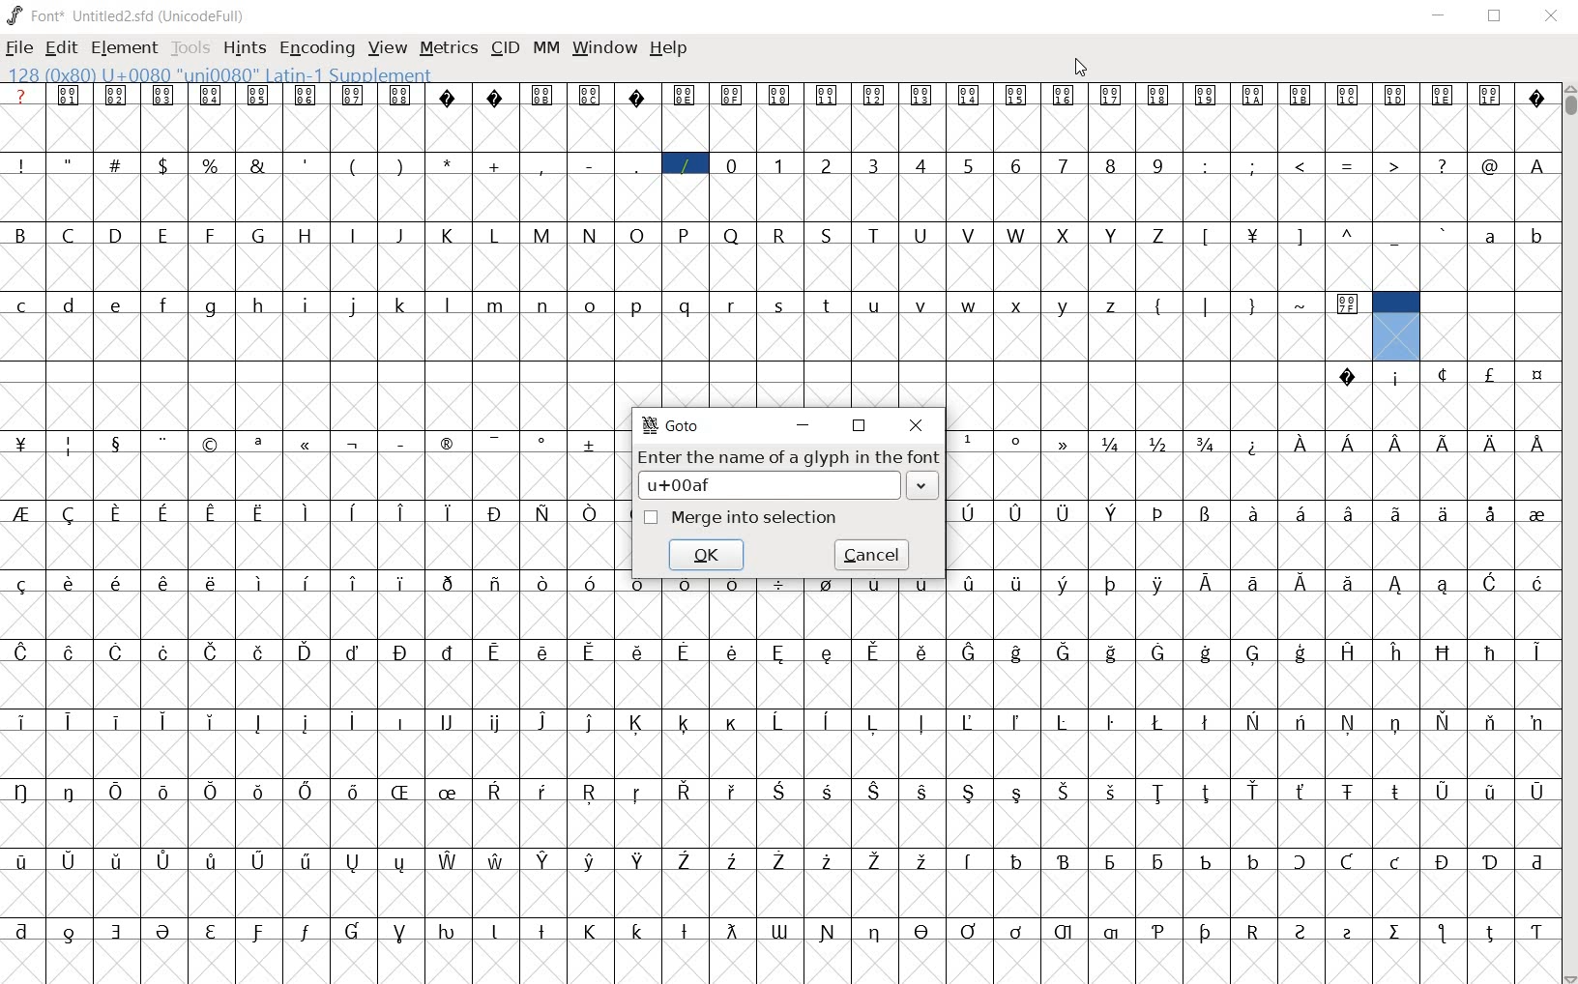  What do you see at coordinates (259, 442) in the screenshot?
I see `Symbol` at bounding box center [259, 442].